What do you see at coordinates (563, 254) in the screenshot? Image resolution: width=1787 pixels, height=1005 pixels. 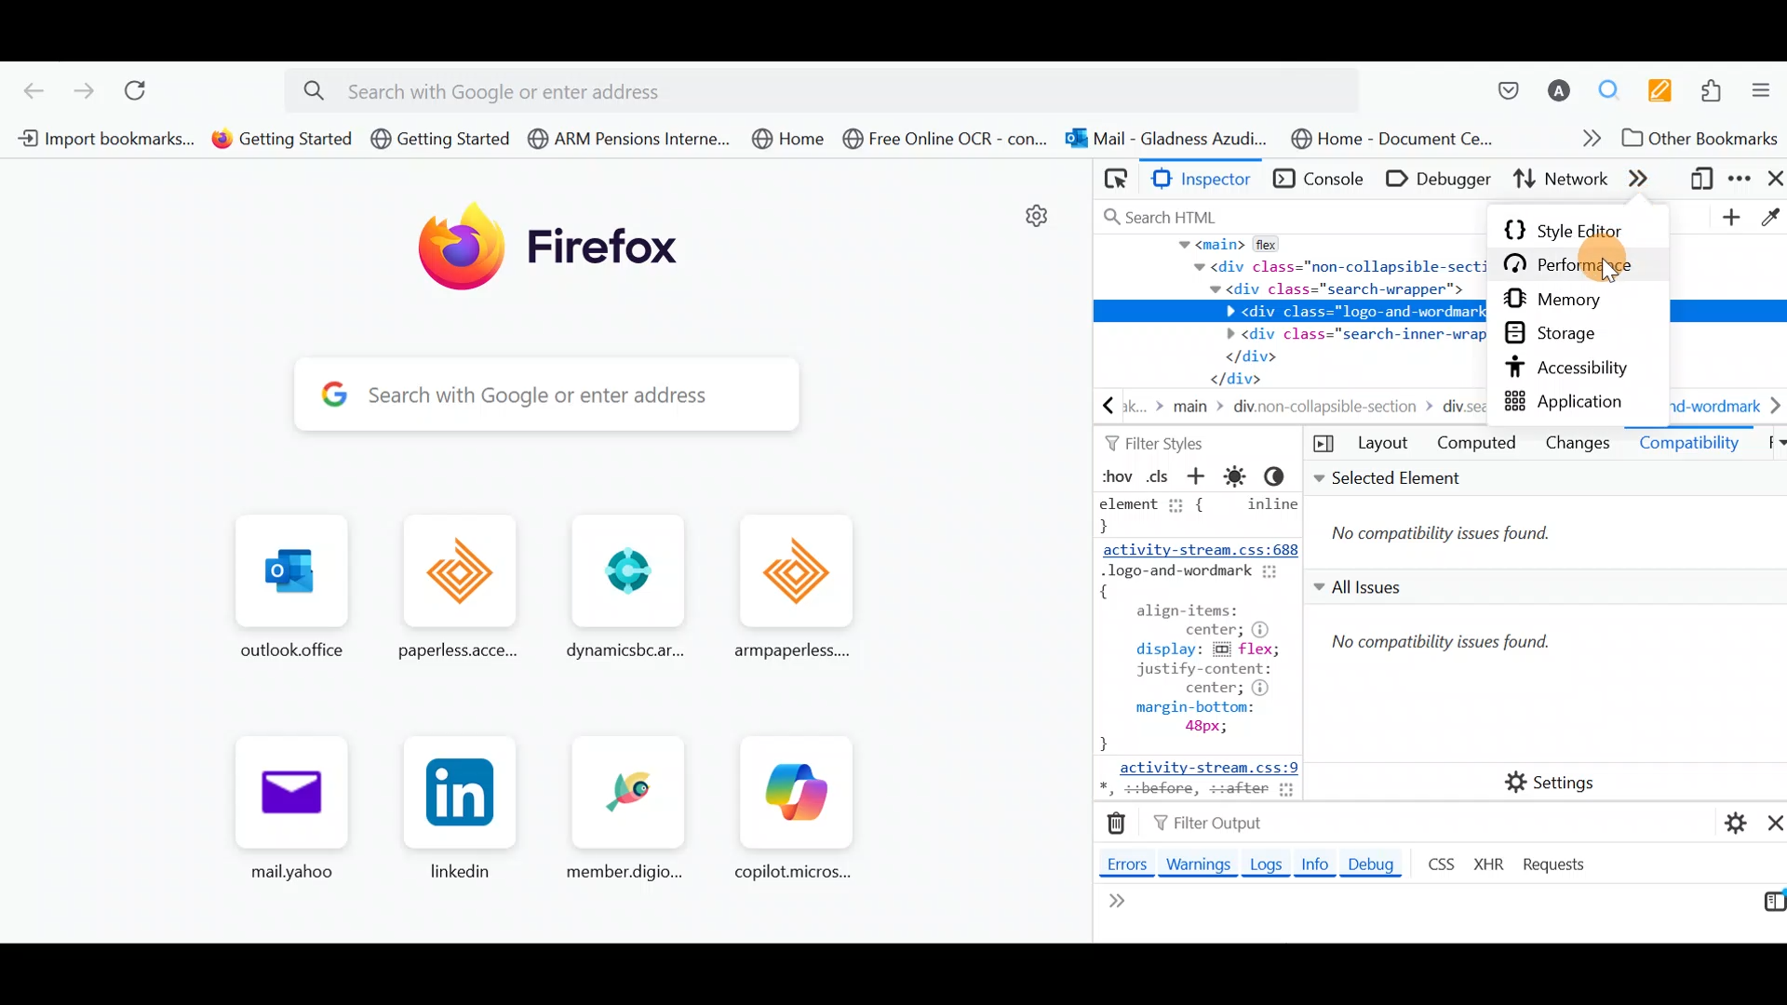 I see `Firefox logo` at bounding box center [563, 254].